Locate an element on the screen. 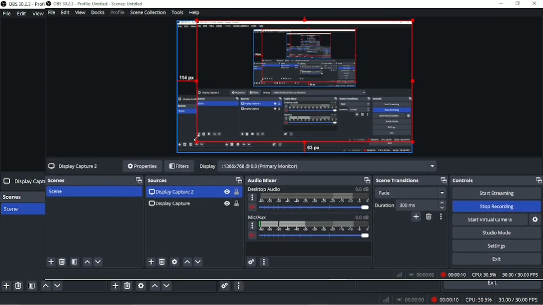 This screenshot has height=305, width=543. Scene transitions is located at coordinates (400, 181).